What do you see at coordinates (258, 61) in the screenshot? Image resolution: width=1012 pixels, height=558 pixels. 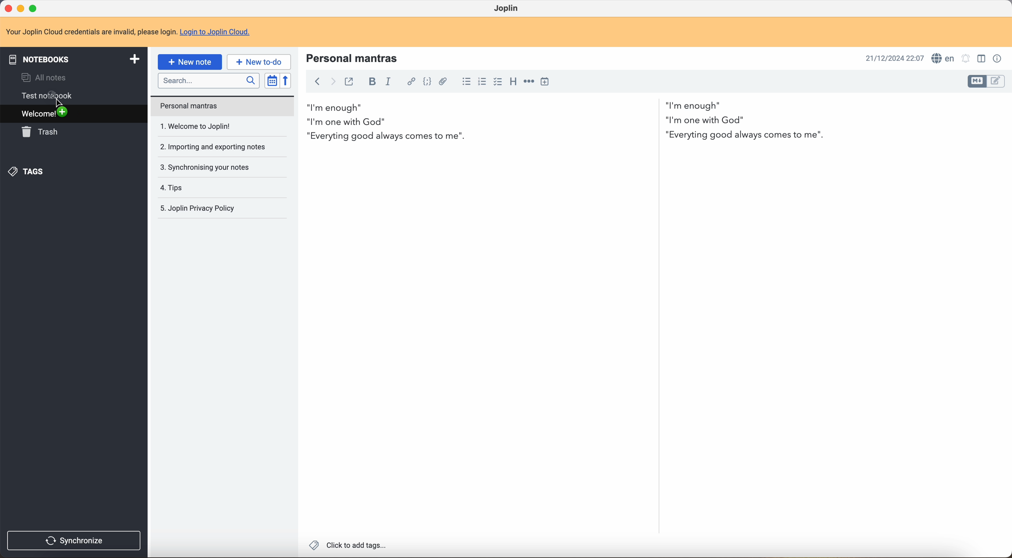 I see `new to-do` at bounding box center [258, 61].